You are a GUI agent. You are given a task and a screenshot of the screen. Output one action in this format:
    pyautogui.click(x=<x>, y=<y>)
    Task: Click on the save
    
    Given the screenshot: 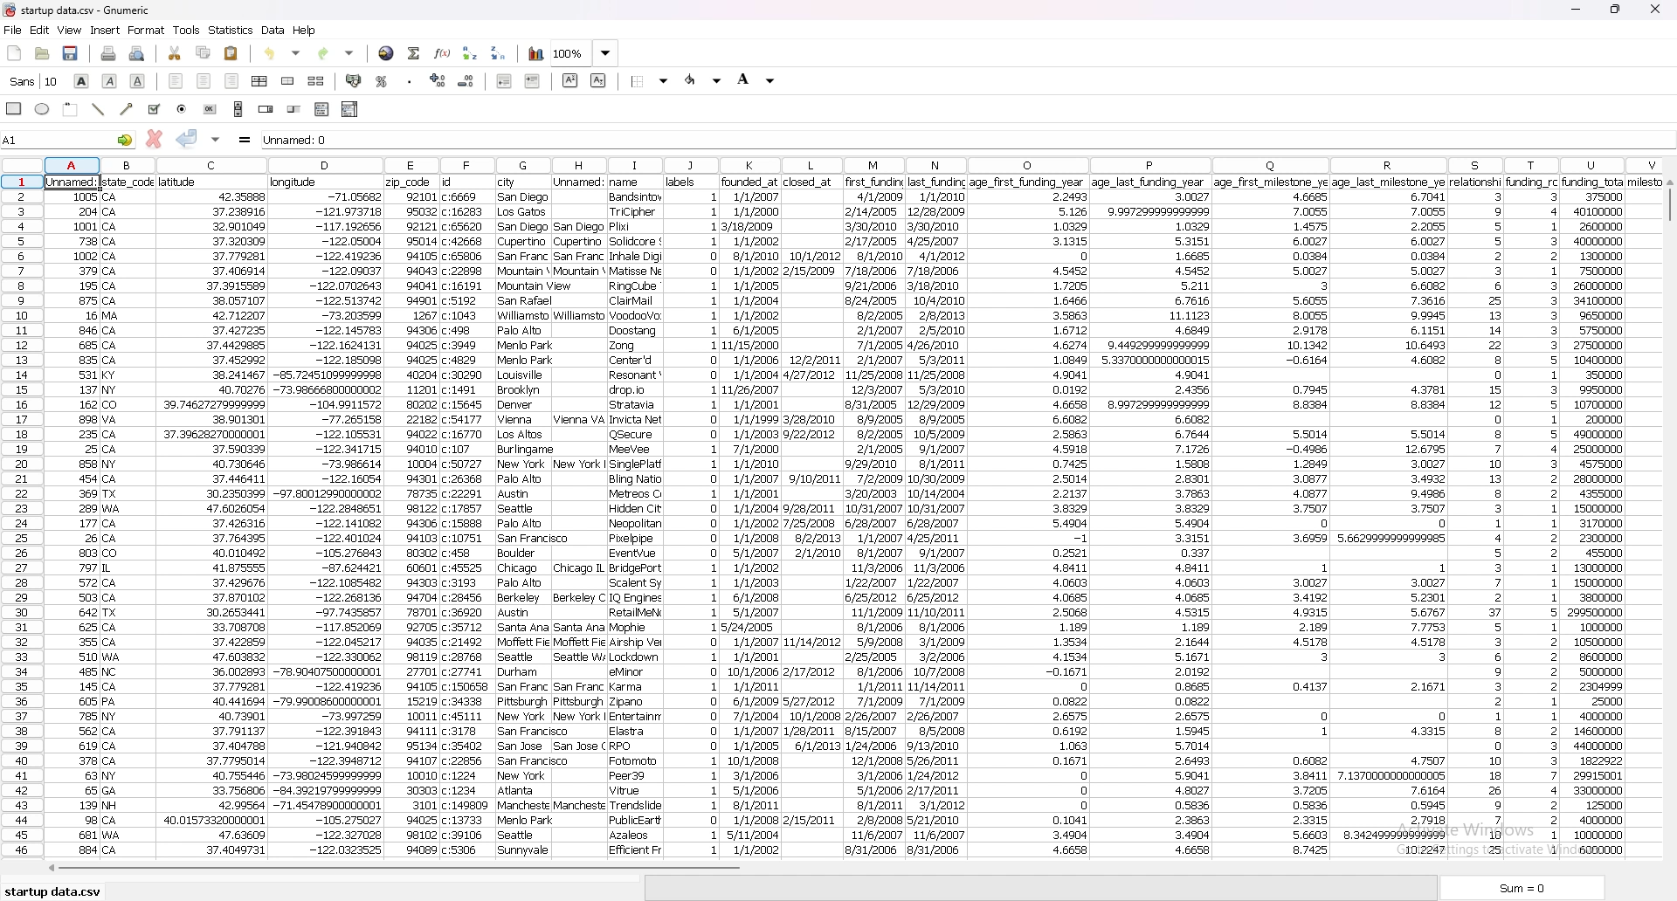 What is the action you would take?
    pyautogui.click(x=72, y=53)
    